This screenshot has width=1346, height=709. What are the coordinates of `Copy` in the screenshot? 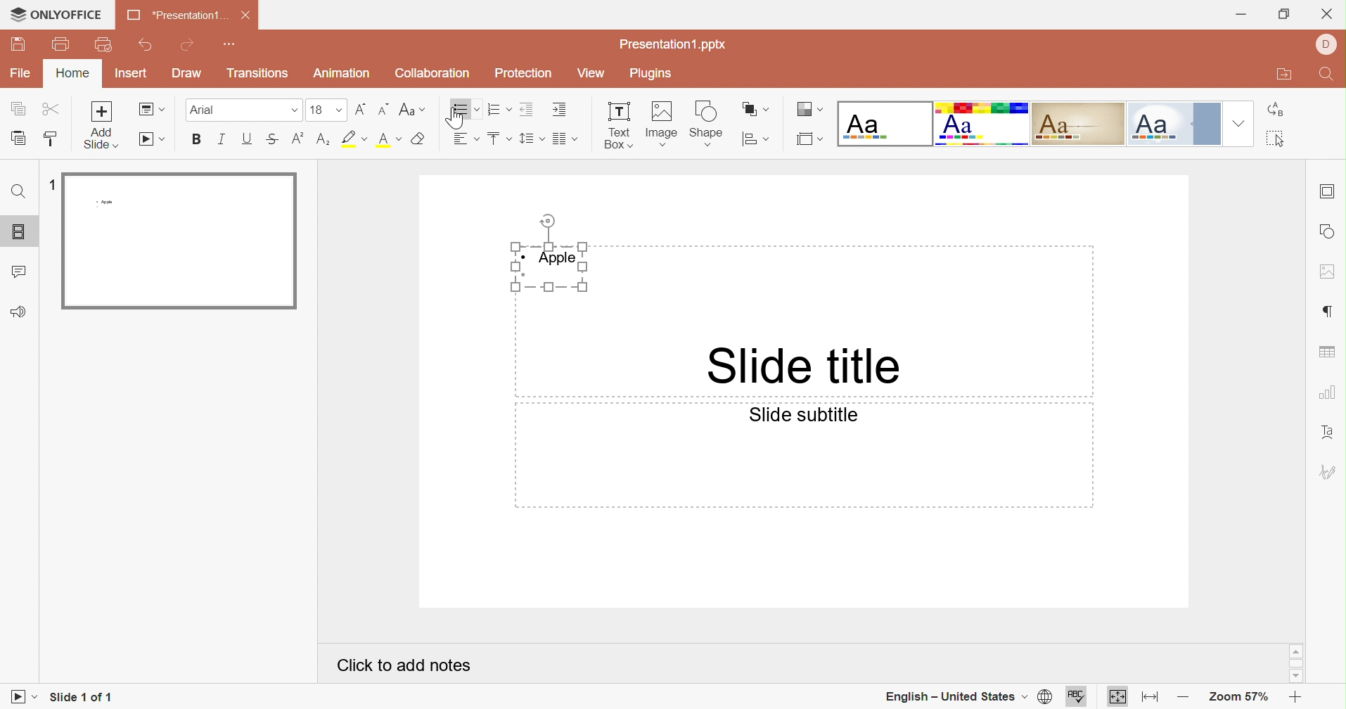 It's located at (18, 110).